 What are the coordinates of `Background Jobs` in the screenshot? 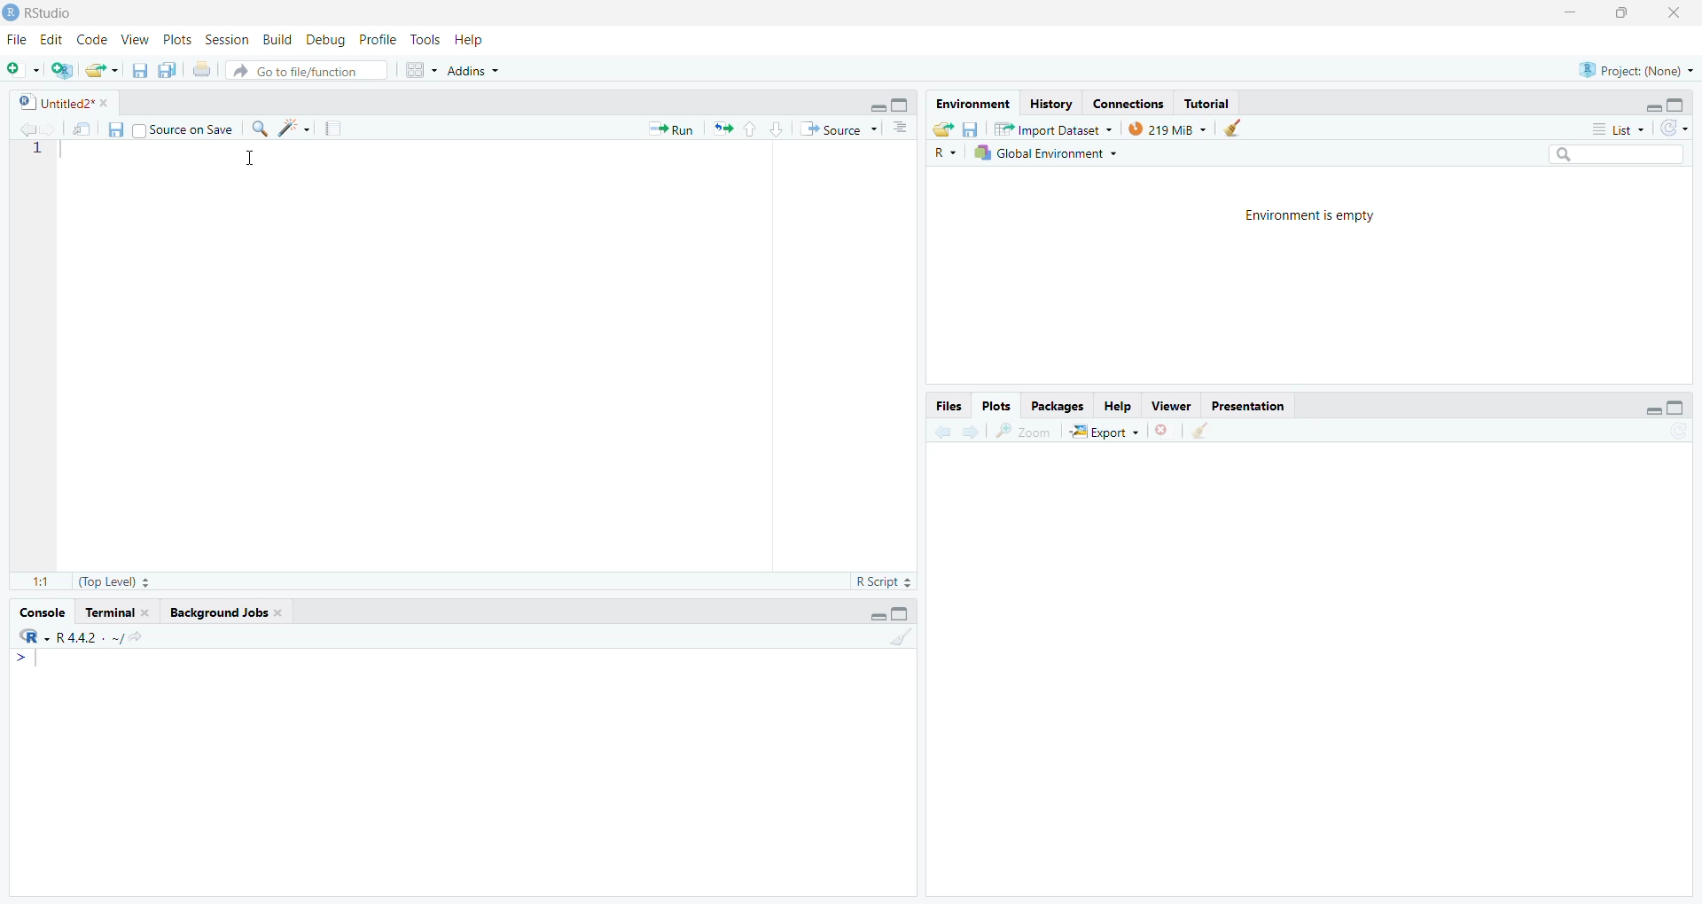 It's located at (224, 613).